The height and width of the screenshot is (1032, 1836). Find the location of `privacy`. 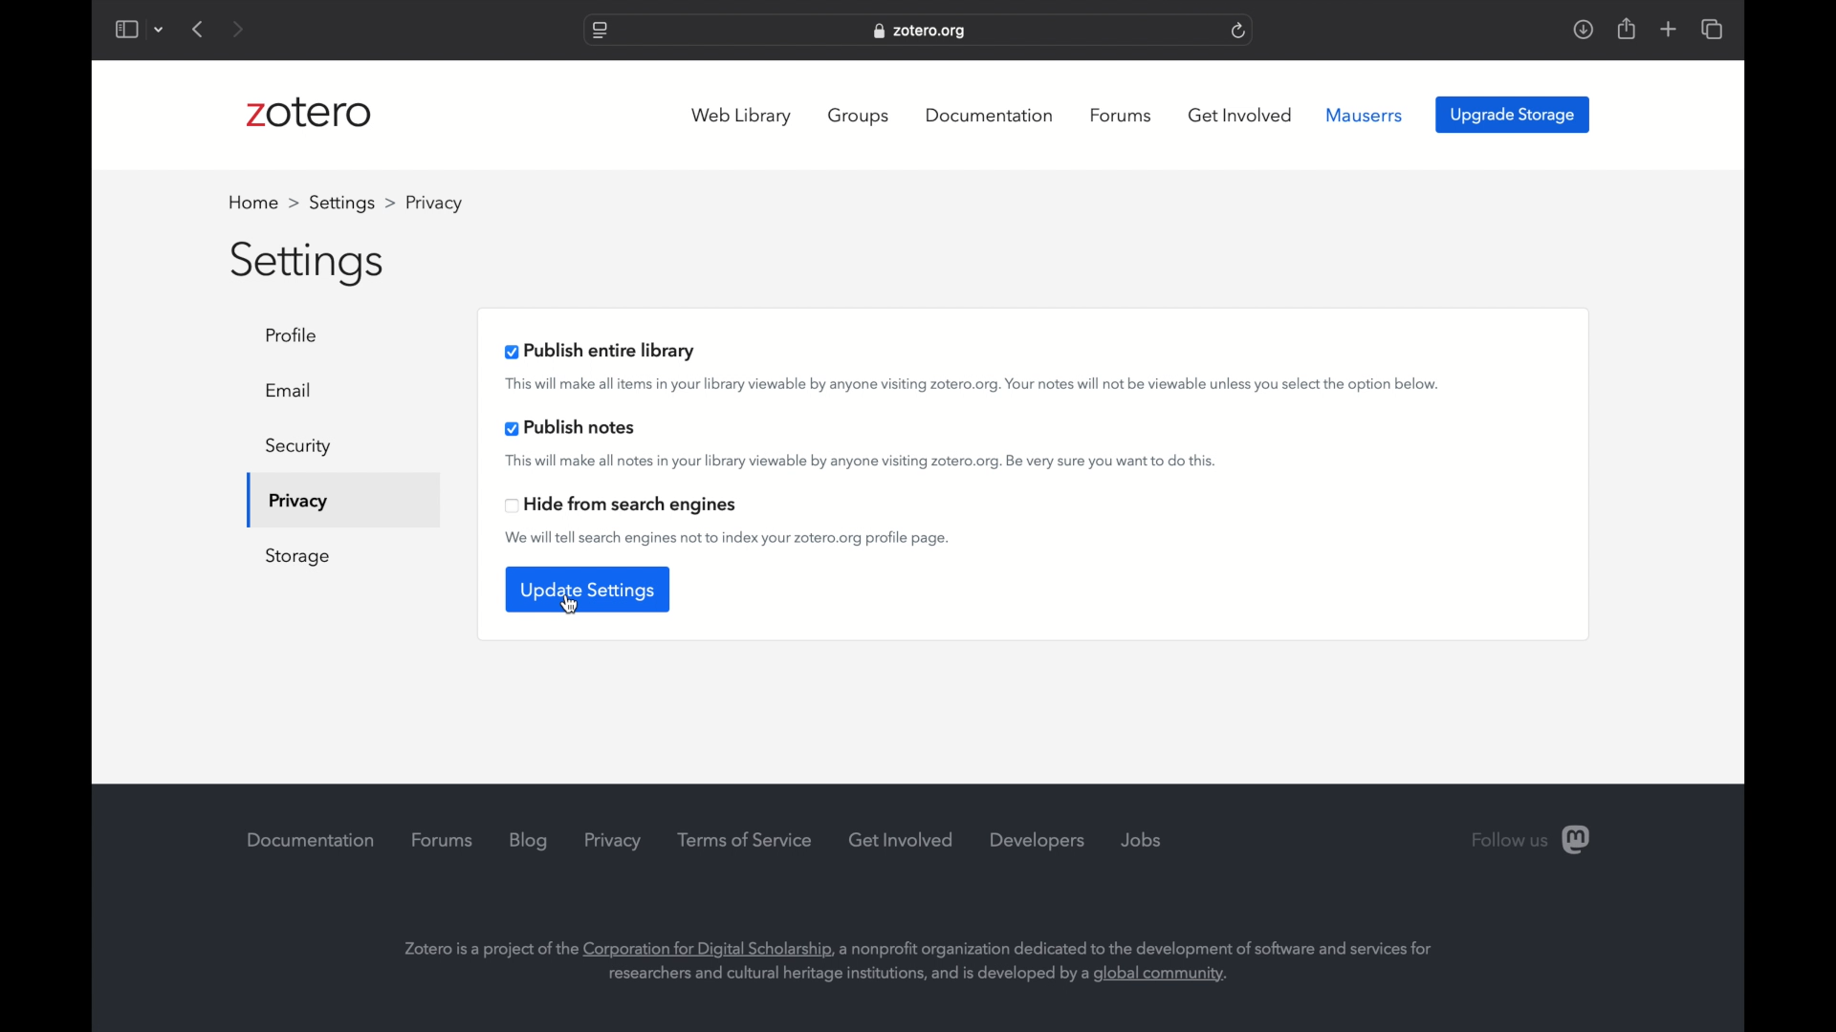

privacy is located at coordinates (613, 841).